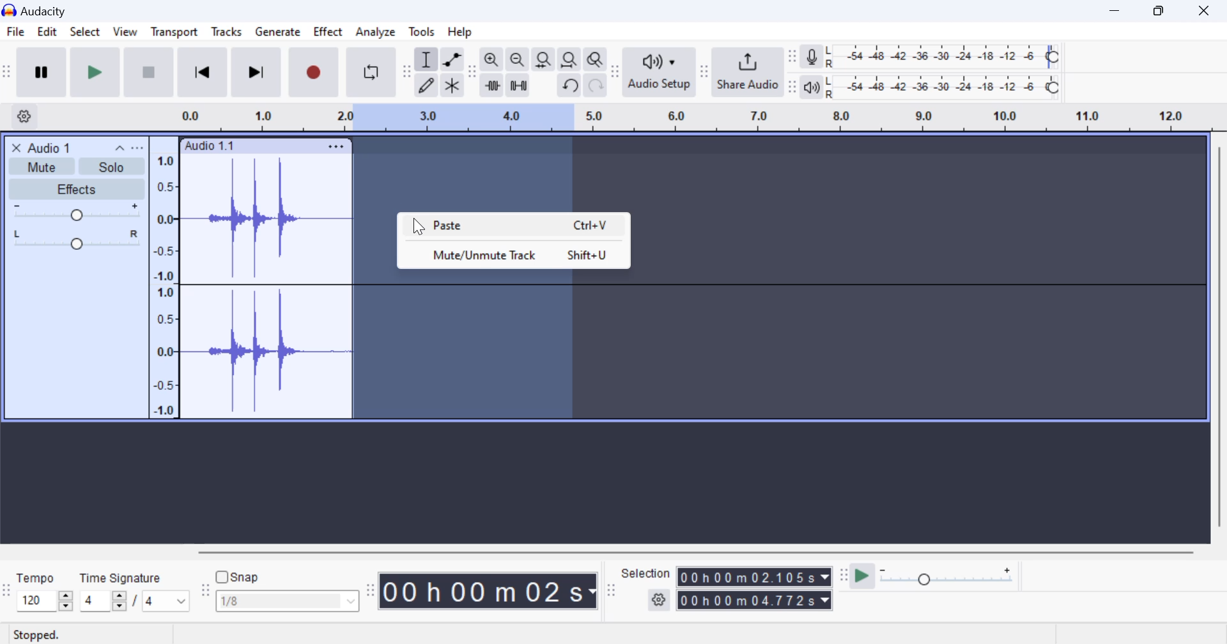  What do you see at coordinates (452, 86) in the screenshot?
I see `multi tool` at bounding box center [452, 86].